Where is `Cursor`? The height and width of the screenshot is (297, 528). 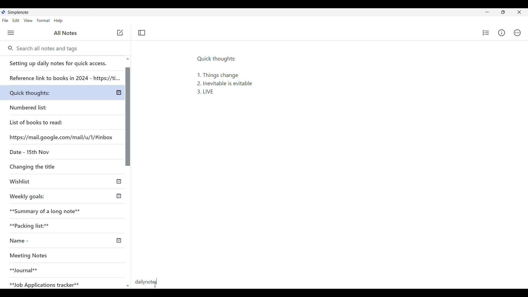
Cursor is located at coordinates (155, 285).